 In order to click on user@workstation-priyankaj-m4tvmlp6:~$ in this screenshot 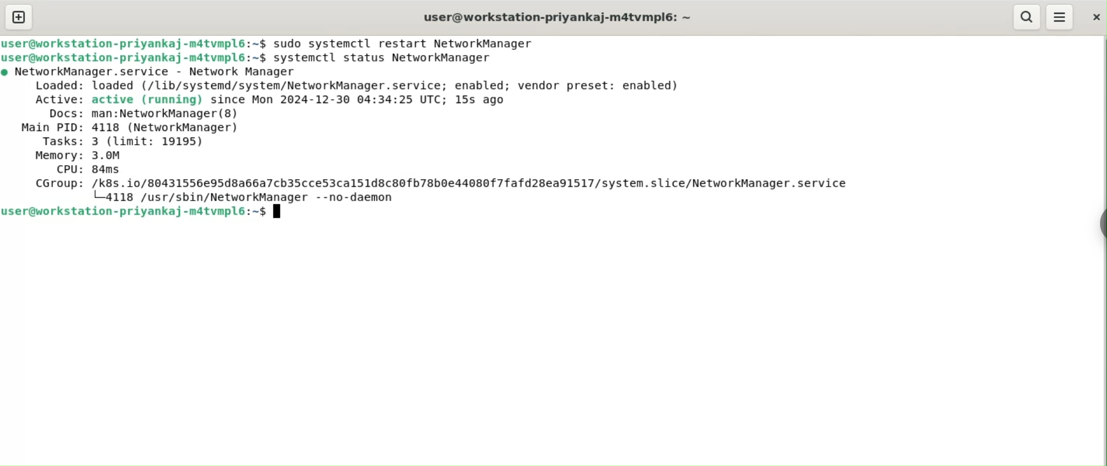, I will do `click(134, 58)`.